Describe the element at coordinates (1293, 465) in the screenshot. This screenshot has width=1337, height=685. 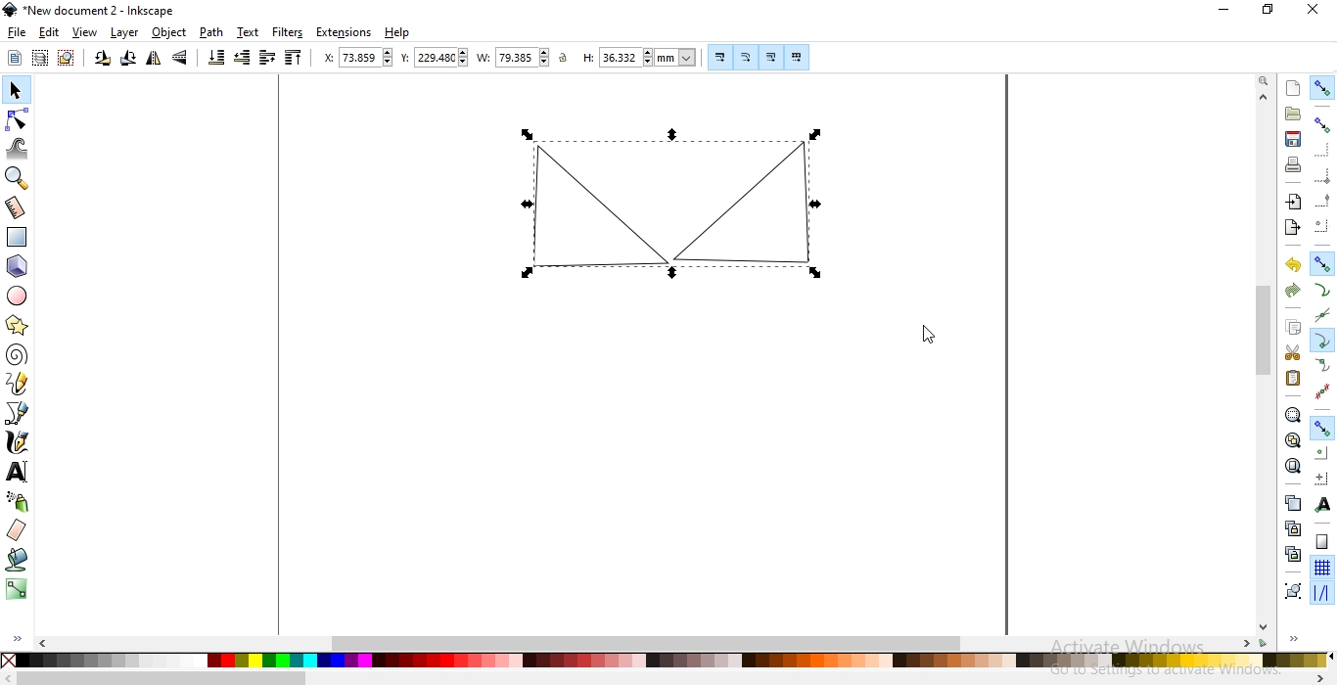
I see `zoom to fit page in window` at that location.